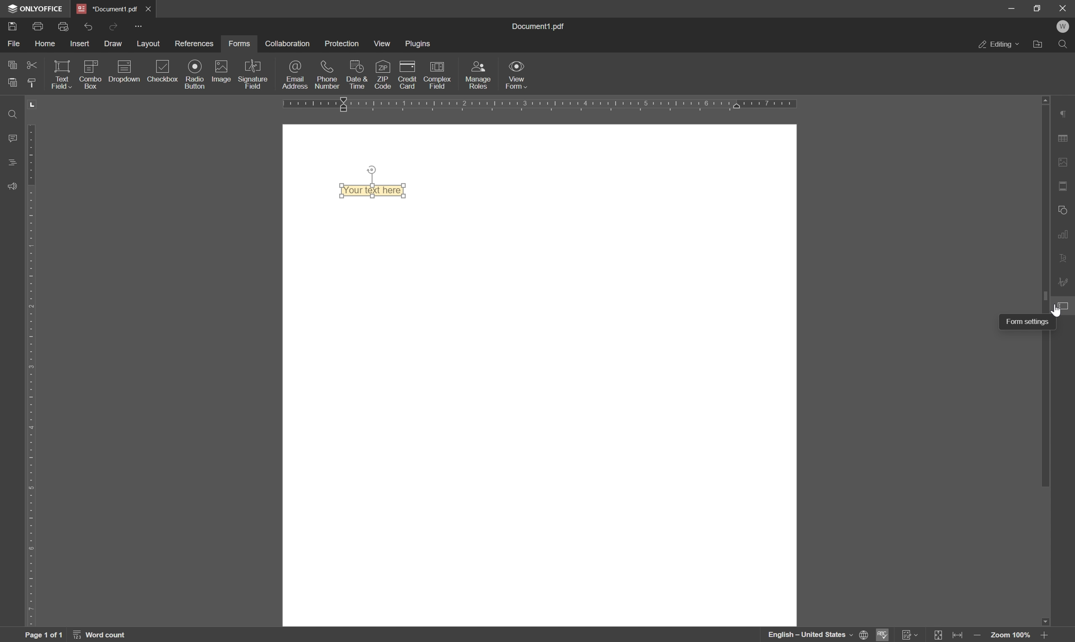 This screenshot has height=642, width=1075. Describe the element at coordinates (34, 83) in the screenshot. I see `copy style` at that location.